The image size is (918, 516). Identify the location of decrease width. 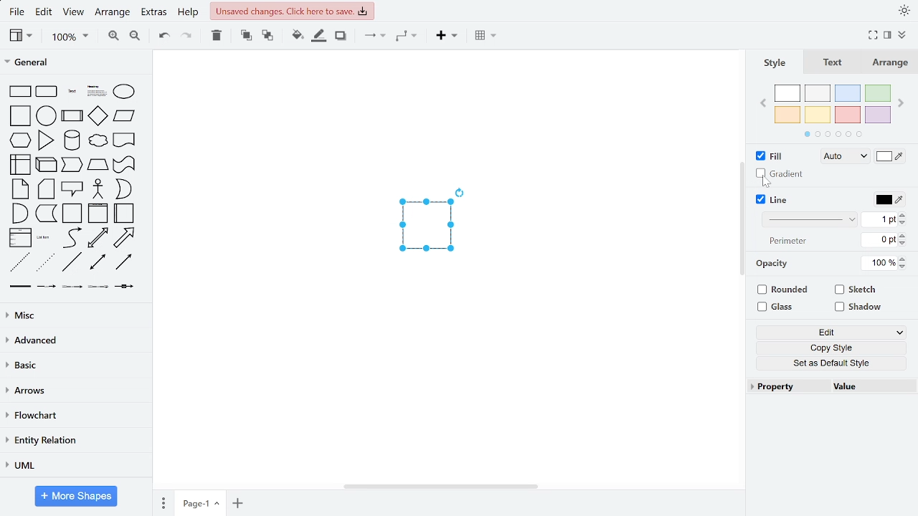
(904, 244).